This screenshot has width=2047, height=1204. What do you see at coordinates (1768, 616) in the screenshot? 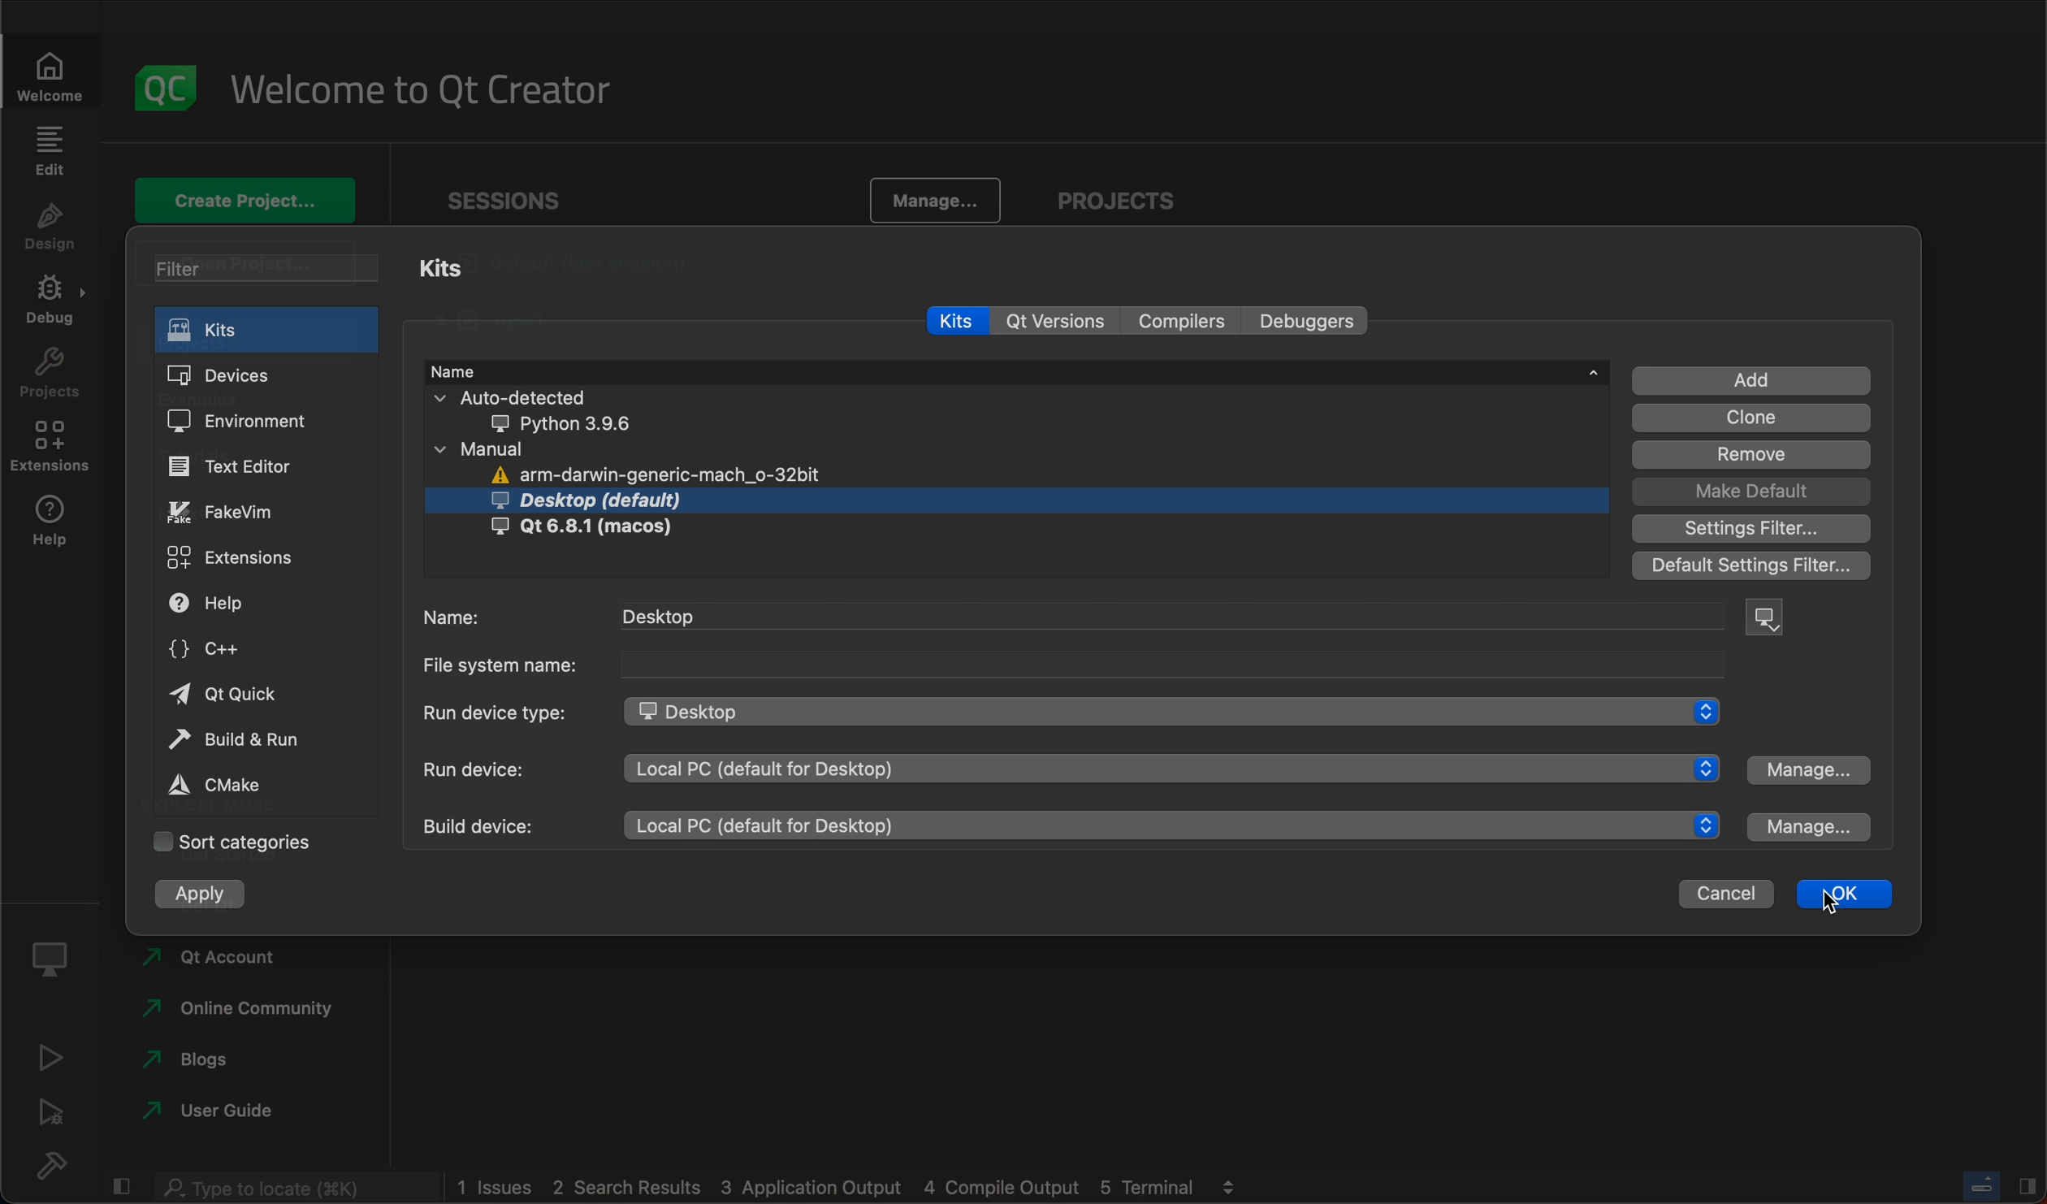
I see `device` at bounding box center [1768, 616].